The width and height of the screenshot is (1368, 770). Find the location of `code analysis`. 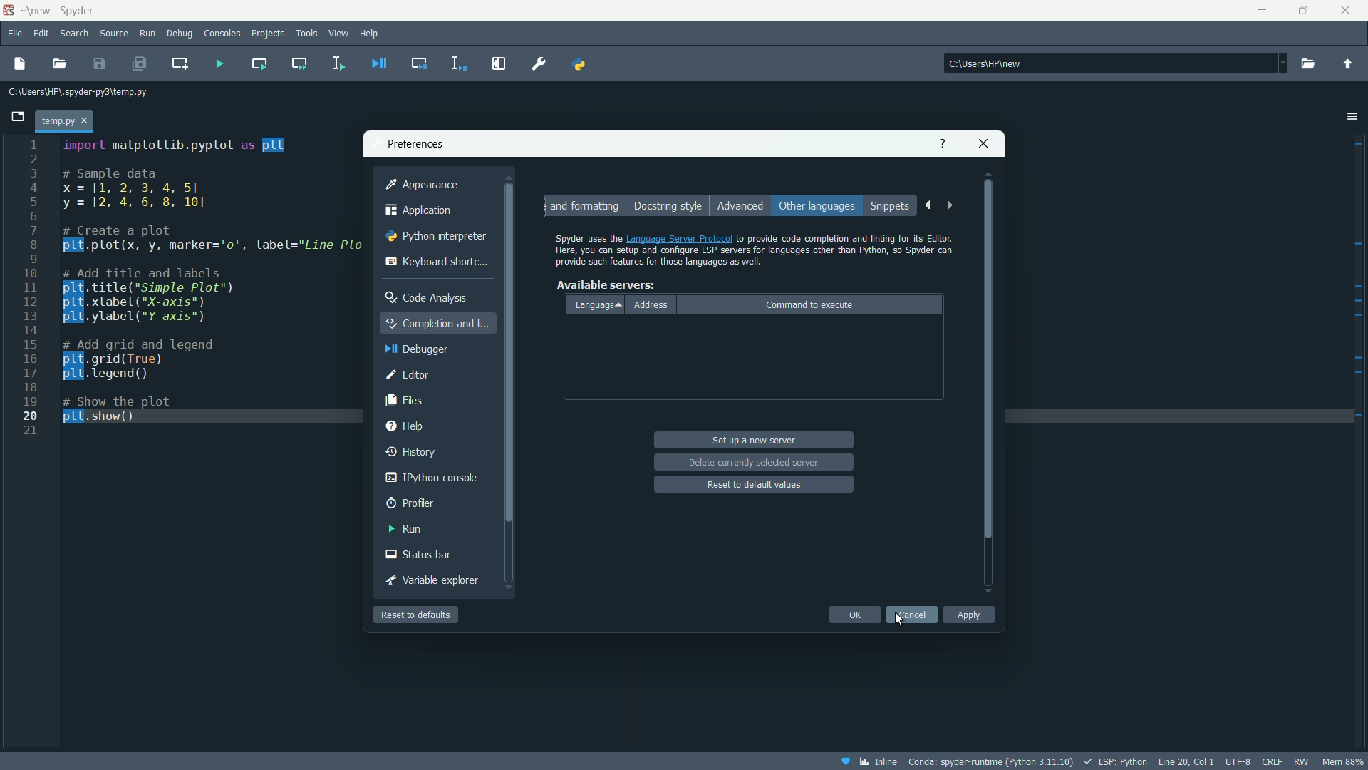

code analysis is located at coordinates (426, 297).